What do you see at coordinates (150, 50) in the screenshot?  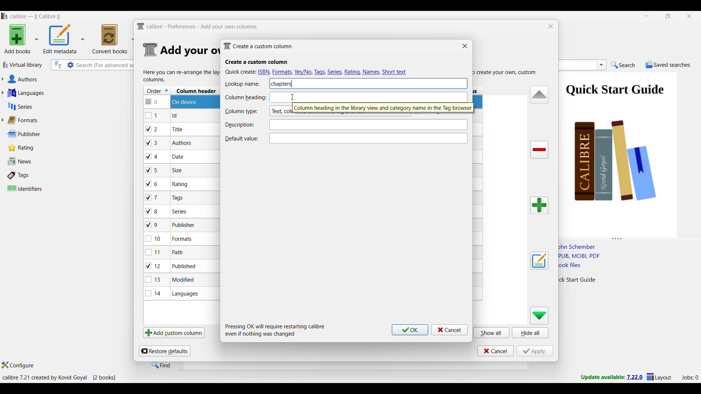 I see `Logo of current settings` at bounding box center [150, 50].